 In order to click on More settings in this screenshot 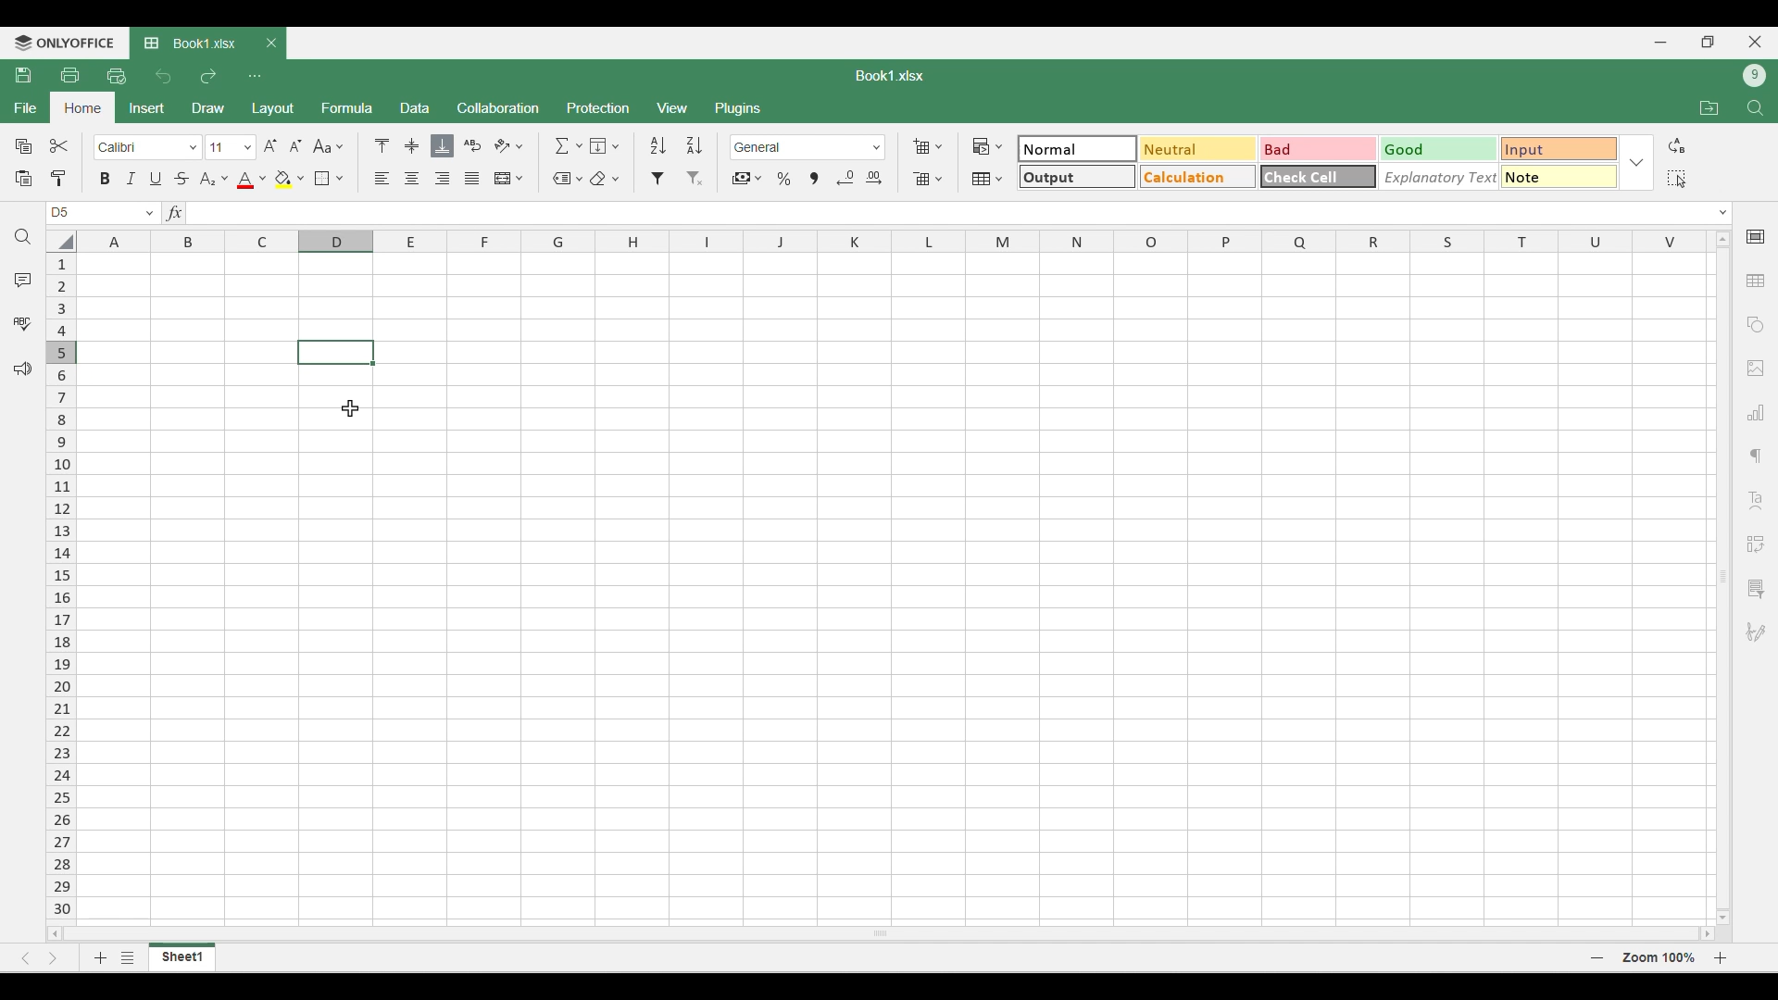, I will do `click(1755, 589)`.